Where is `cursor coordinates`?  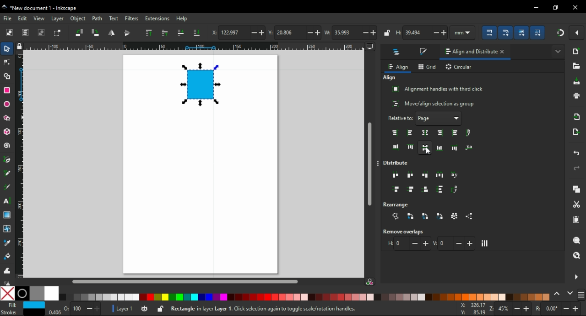 cursor coordinates is located at coordinates (472, 308).